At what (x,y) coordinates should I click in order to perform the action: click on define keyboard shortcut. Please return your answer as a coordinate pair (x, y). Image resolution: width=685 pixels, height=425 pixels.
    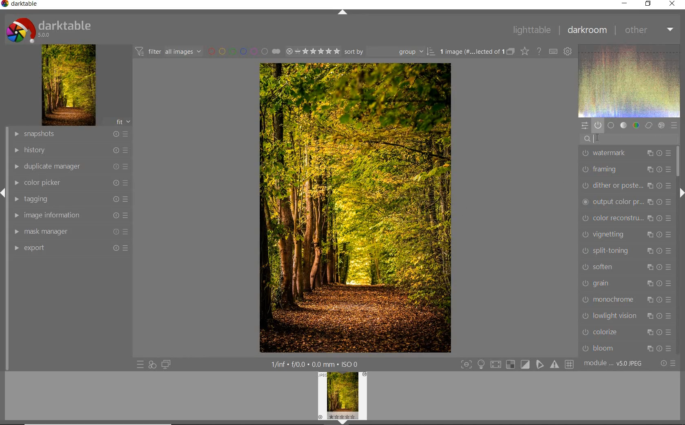
    Looking at the image, I should click on (553, 52).